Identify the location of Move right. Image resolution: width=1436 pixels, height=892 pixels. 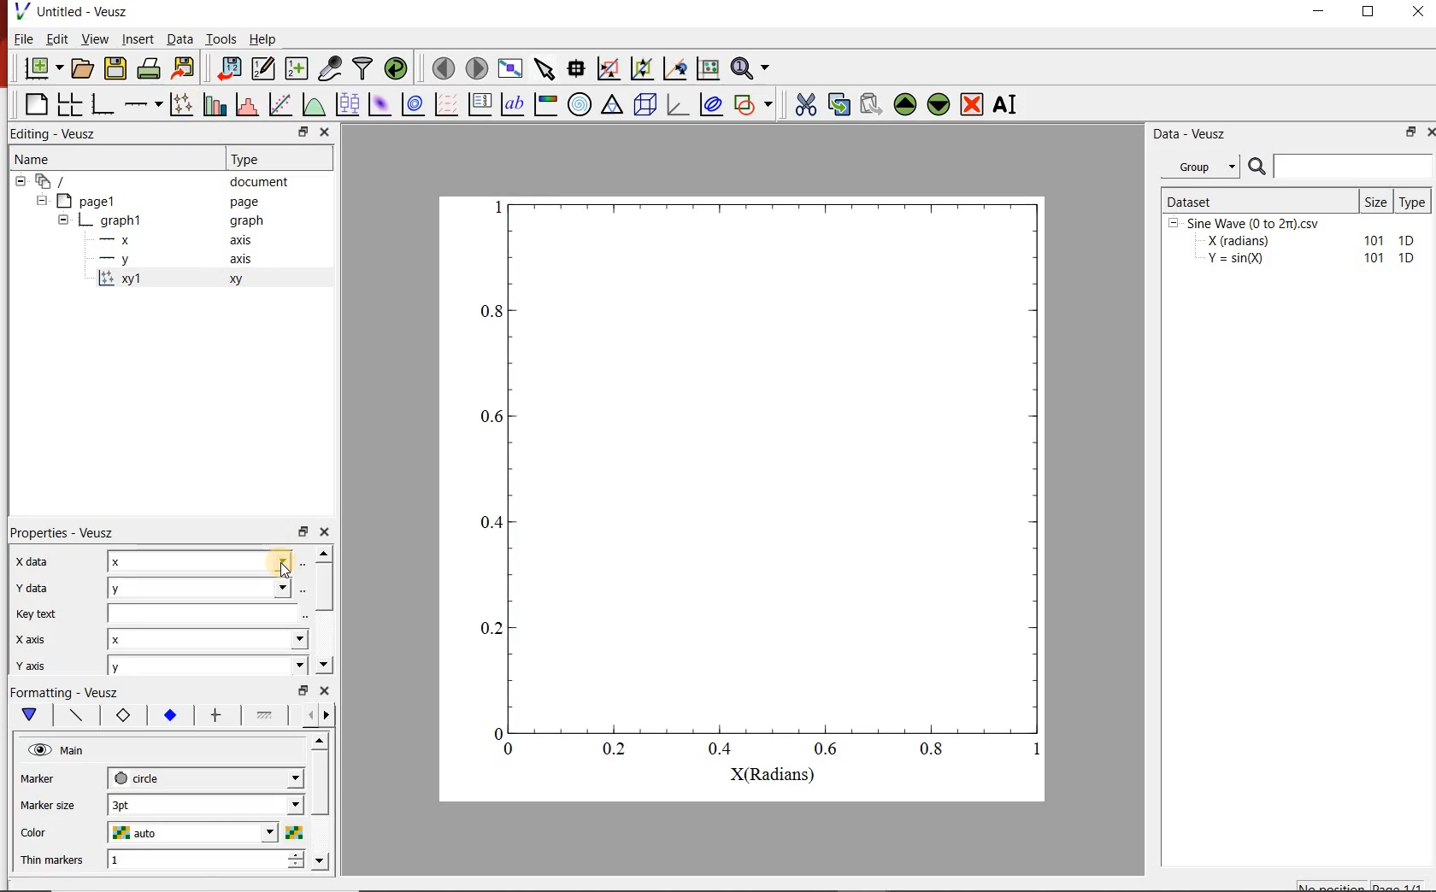
(329, 715).